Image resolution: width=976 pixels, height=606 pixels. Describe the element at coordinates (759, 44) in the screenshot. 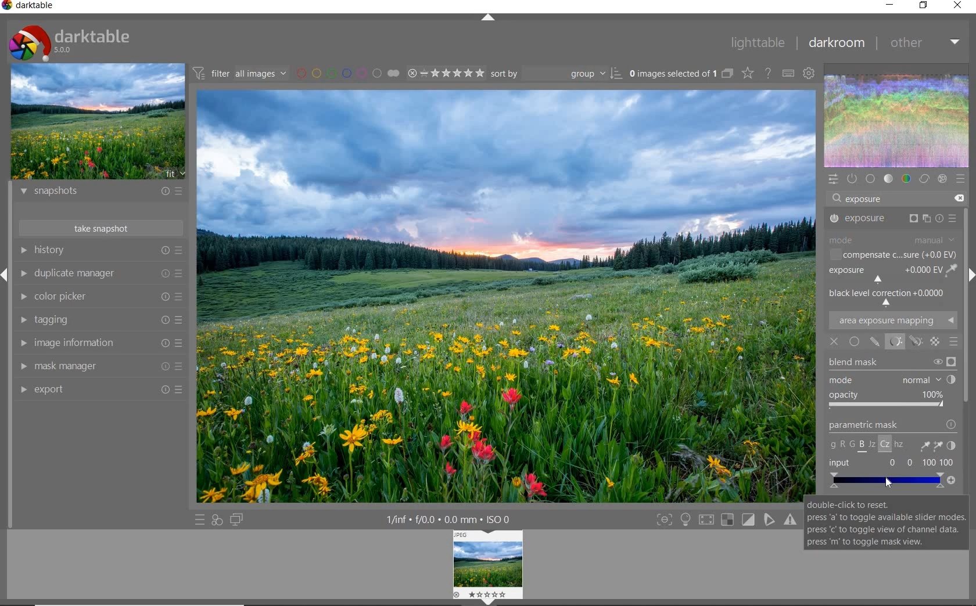

I see `lighttable` at that location.